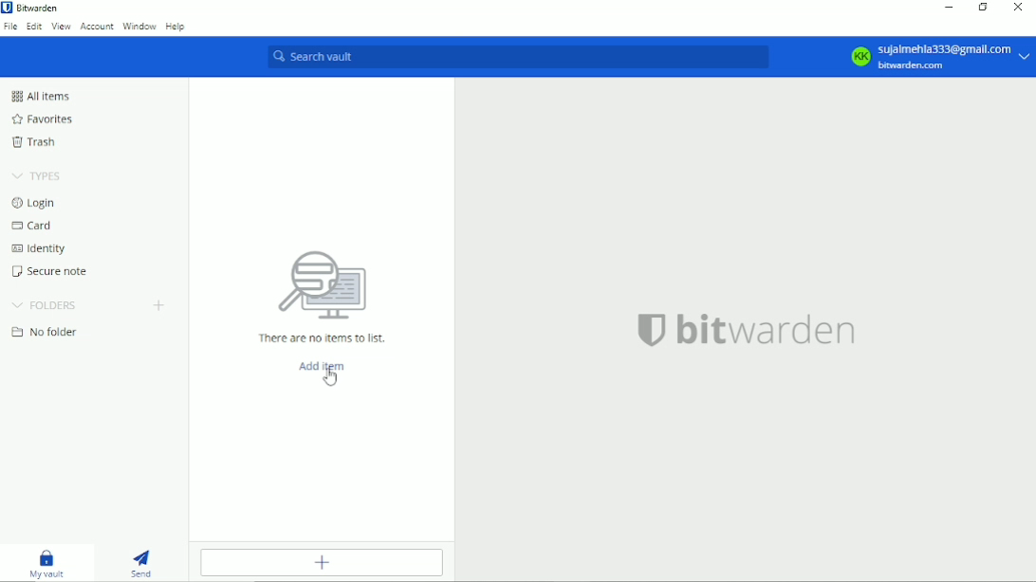 Image resolution: width=1036 pixels, height=582 pixels. Describe the element at coordinates (47, 303) in the screenshot. I see `Folders` at that location.